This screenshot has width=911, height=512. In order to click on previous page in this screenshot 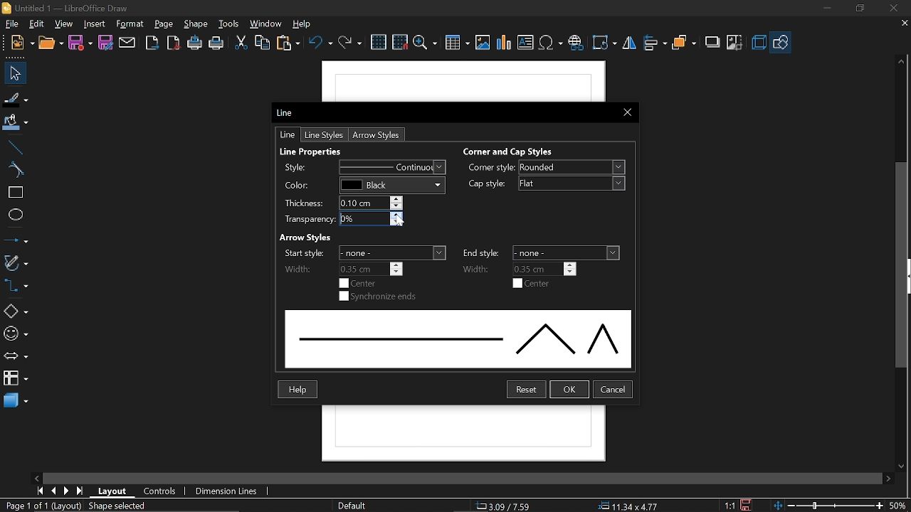, I will do `click(53, 491)`.